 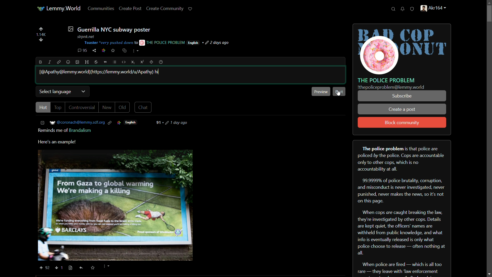 I want to click on , so click(x=70, y=268).